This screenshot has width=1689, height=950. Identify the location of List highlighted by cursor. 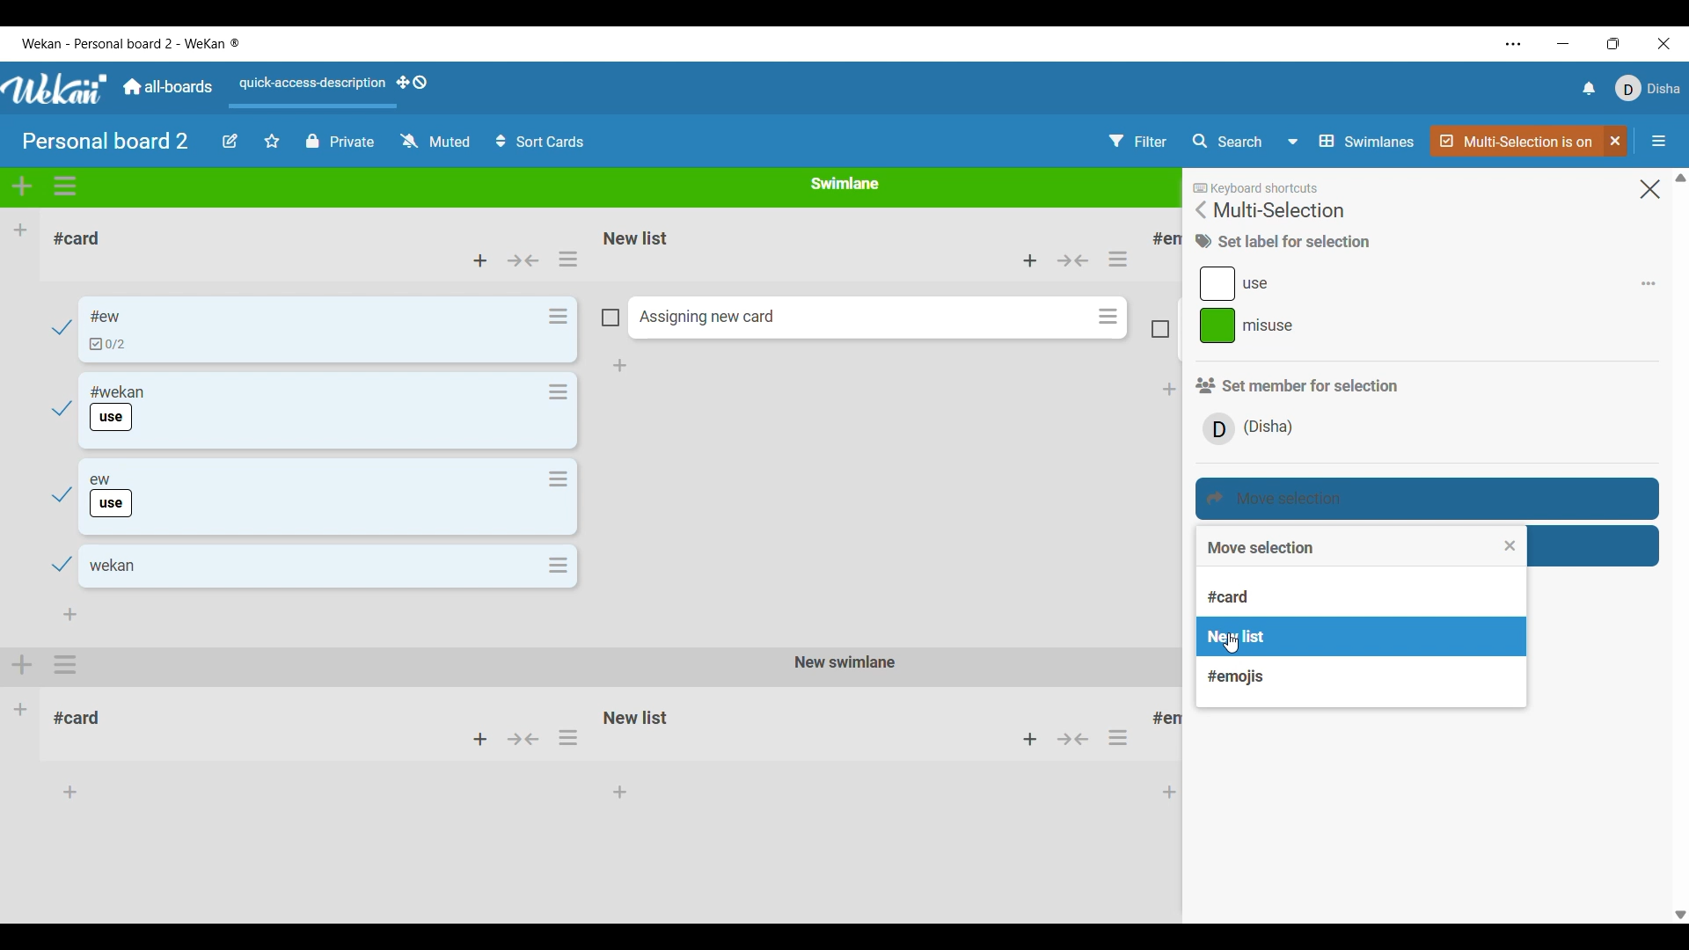
(1396, 641).